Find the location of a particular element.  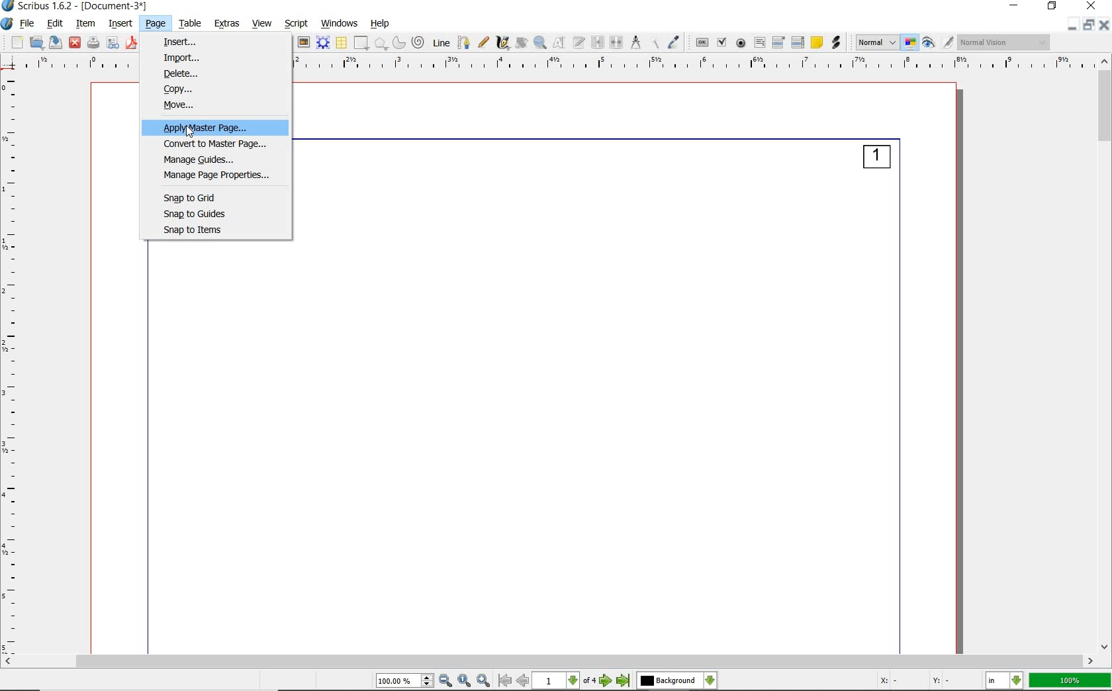

line is located at coordinates (441, 43).